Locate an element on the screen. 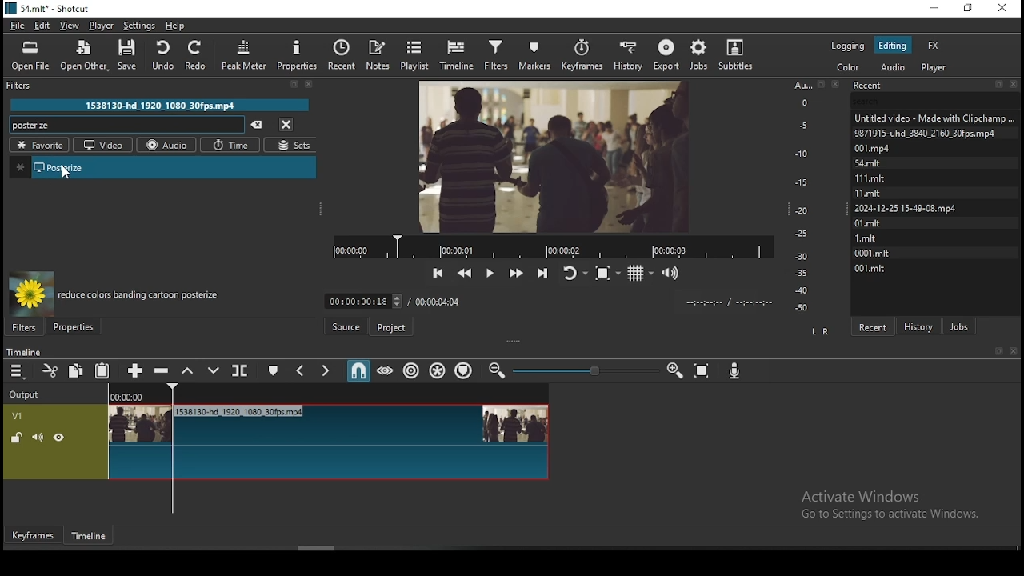 The width and height of the screenshot is (1024, 576). time is located at coordinates (228, 146).